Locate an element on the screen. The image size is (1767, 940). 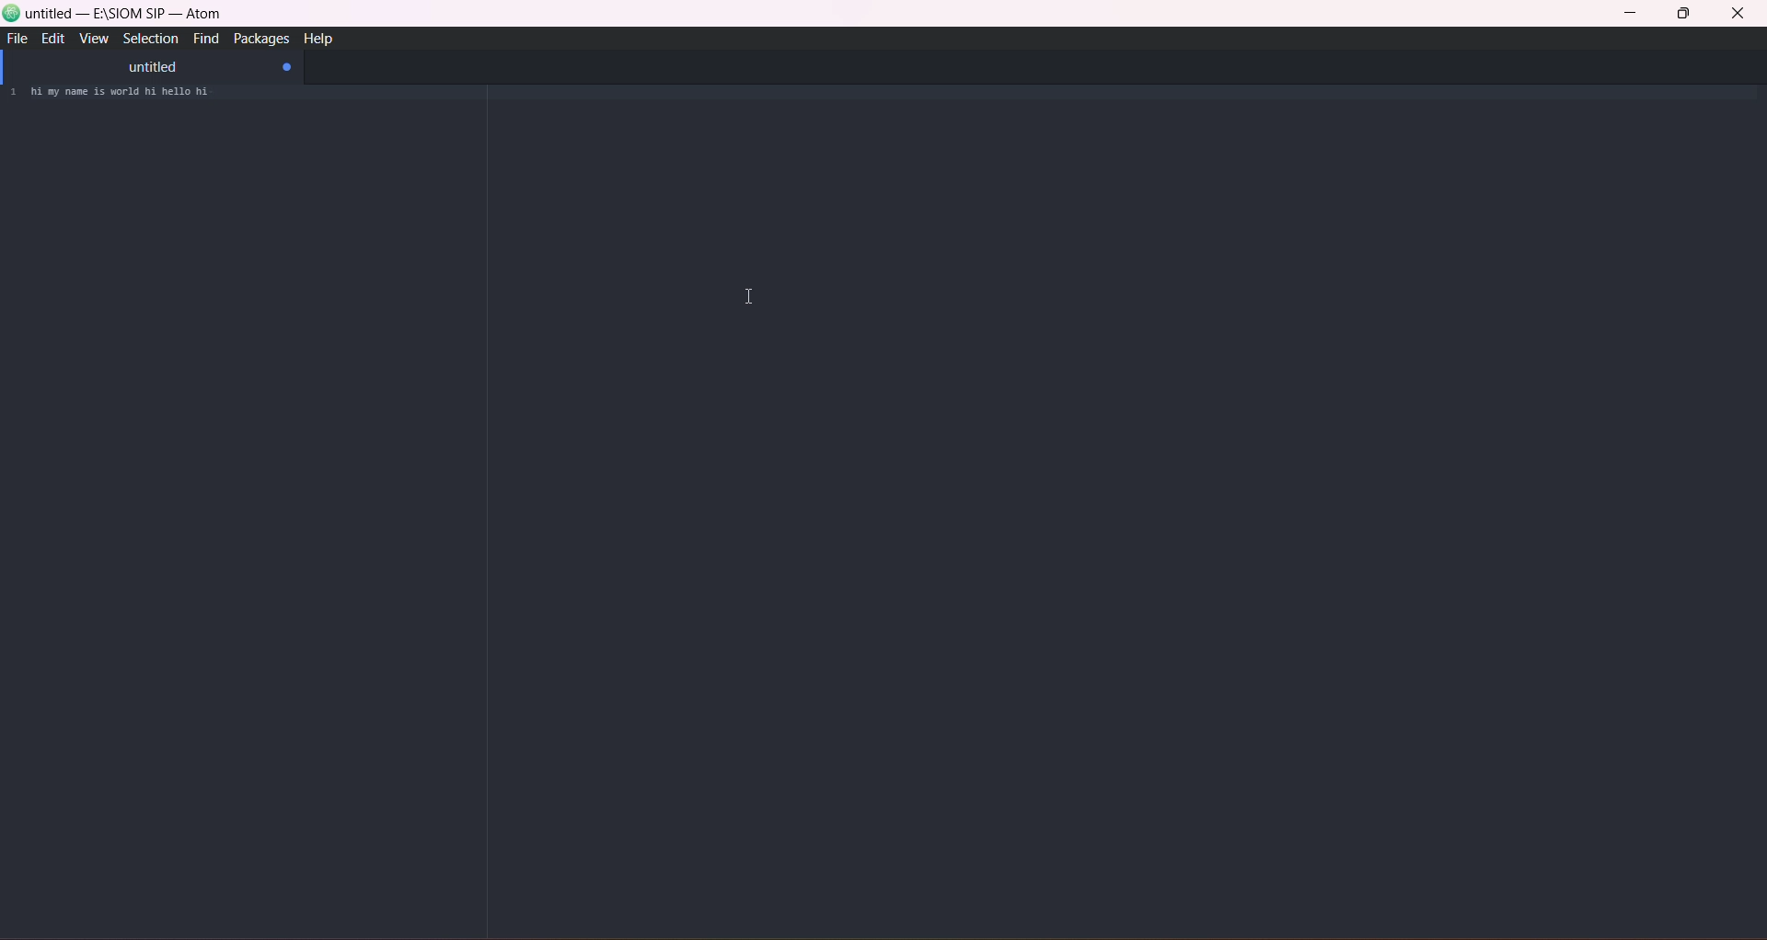
minimize is located at coordinates (1635, 15).